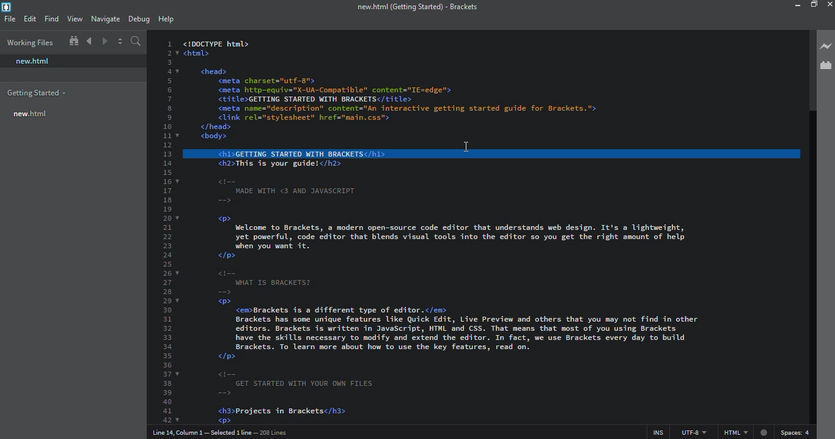  Describe the element at coordinates (223, 433) in the screenshot. I see `line number` at that location.